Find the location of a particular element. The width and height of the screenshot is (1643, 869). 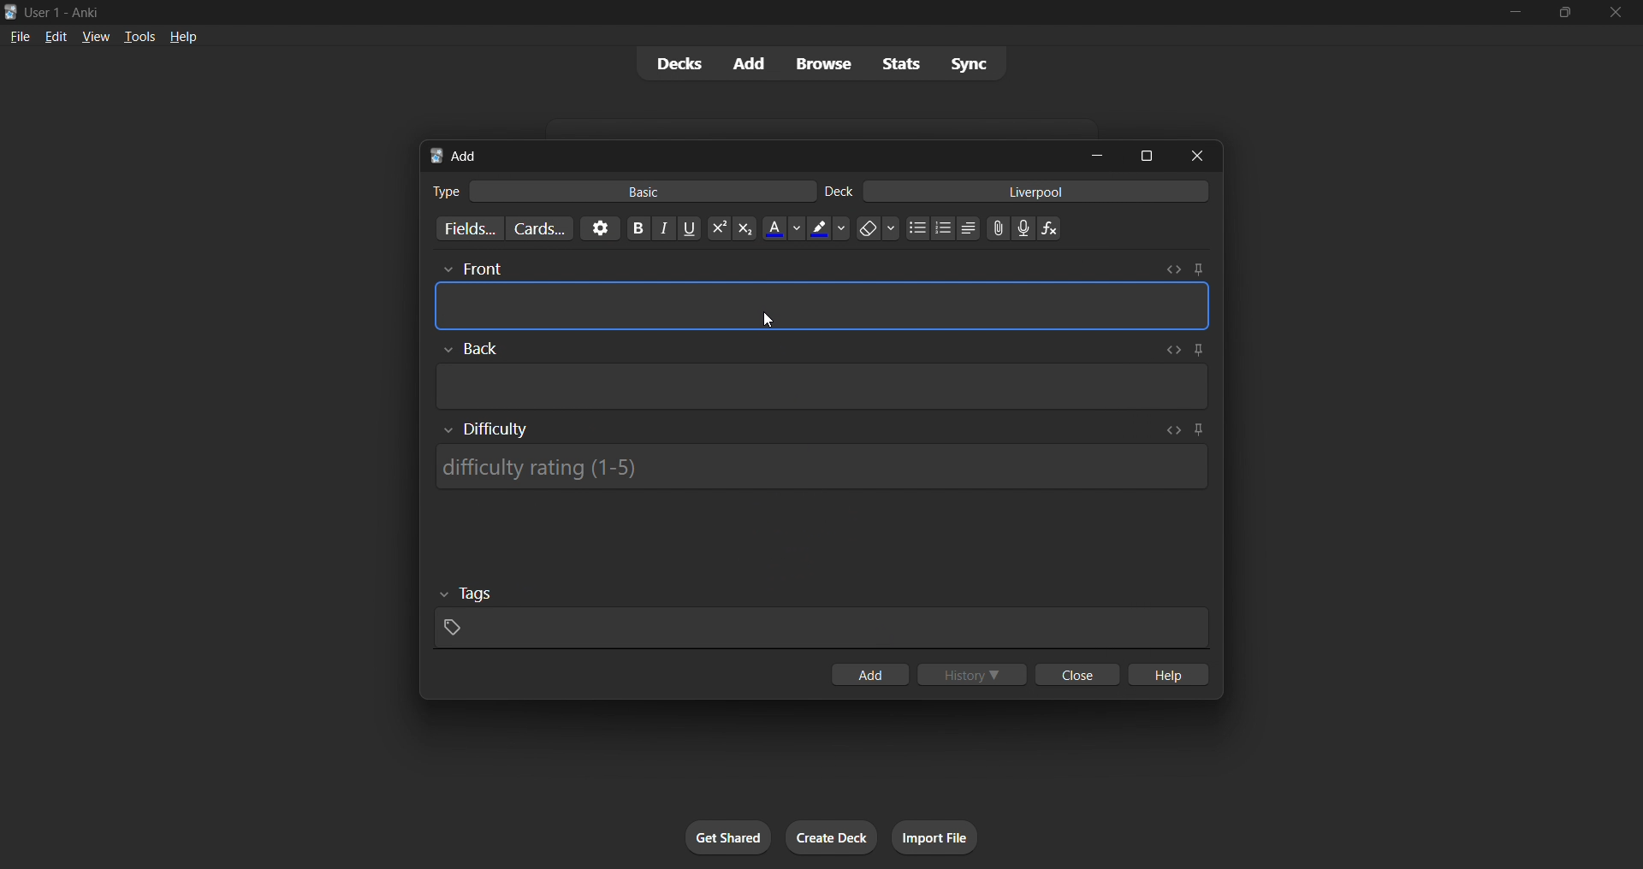

Text is located at coordinates (65, 14).